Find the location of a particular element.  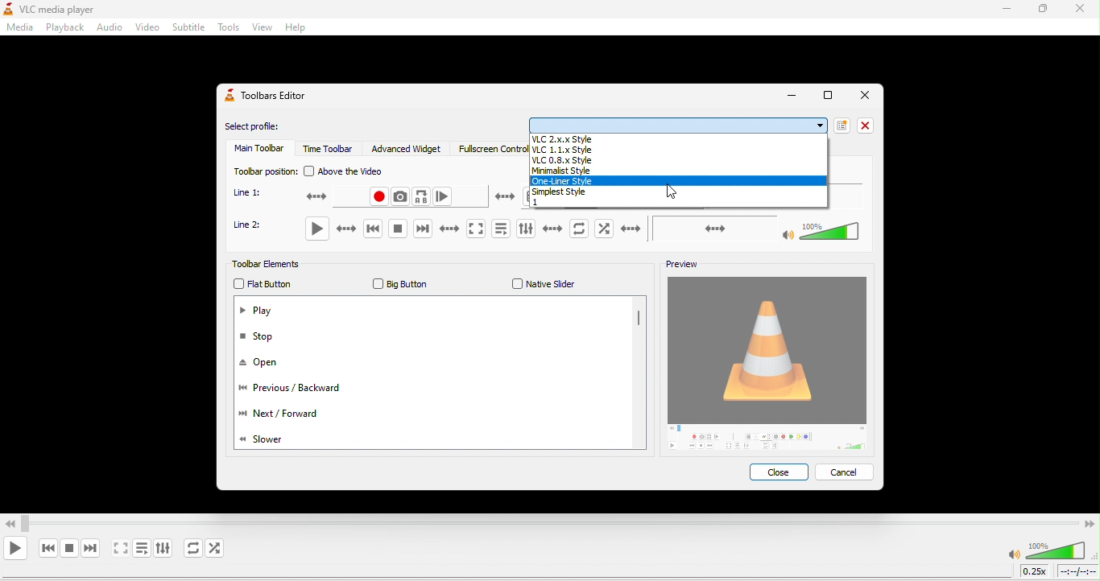

toolbars editor is located at coordinates (274, 100).